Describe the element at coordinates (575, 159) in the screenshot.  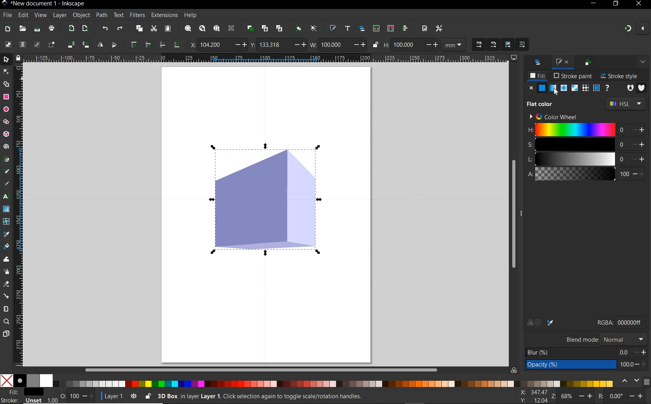
I see `L` at that location.